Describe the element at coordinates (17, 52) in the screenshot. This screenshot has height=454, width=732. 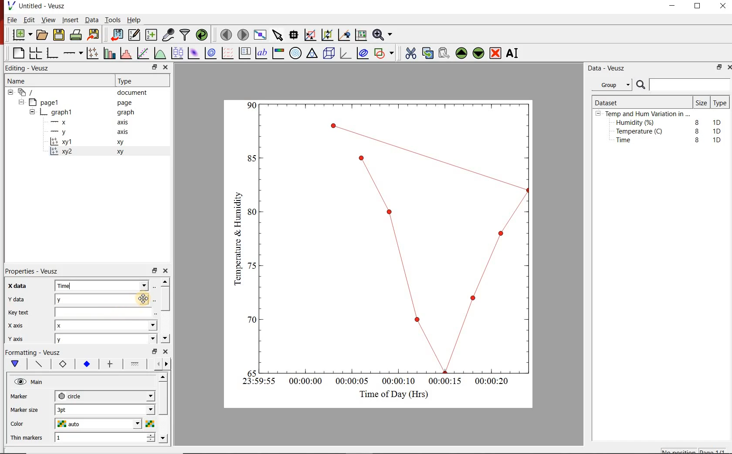
I see `blank page` at that location.